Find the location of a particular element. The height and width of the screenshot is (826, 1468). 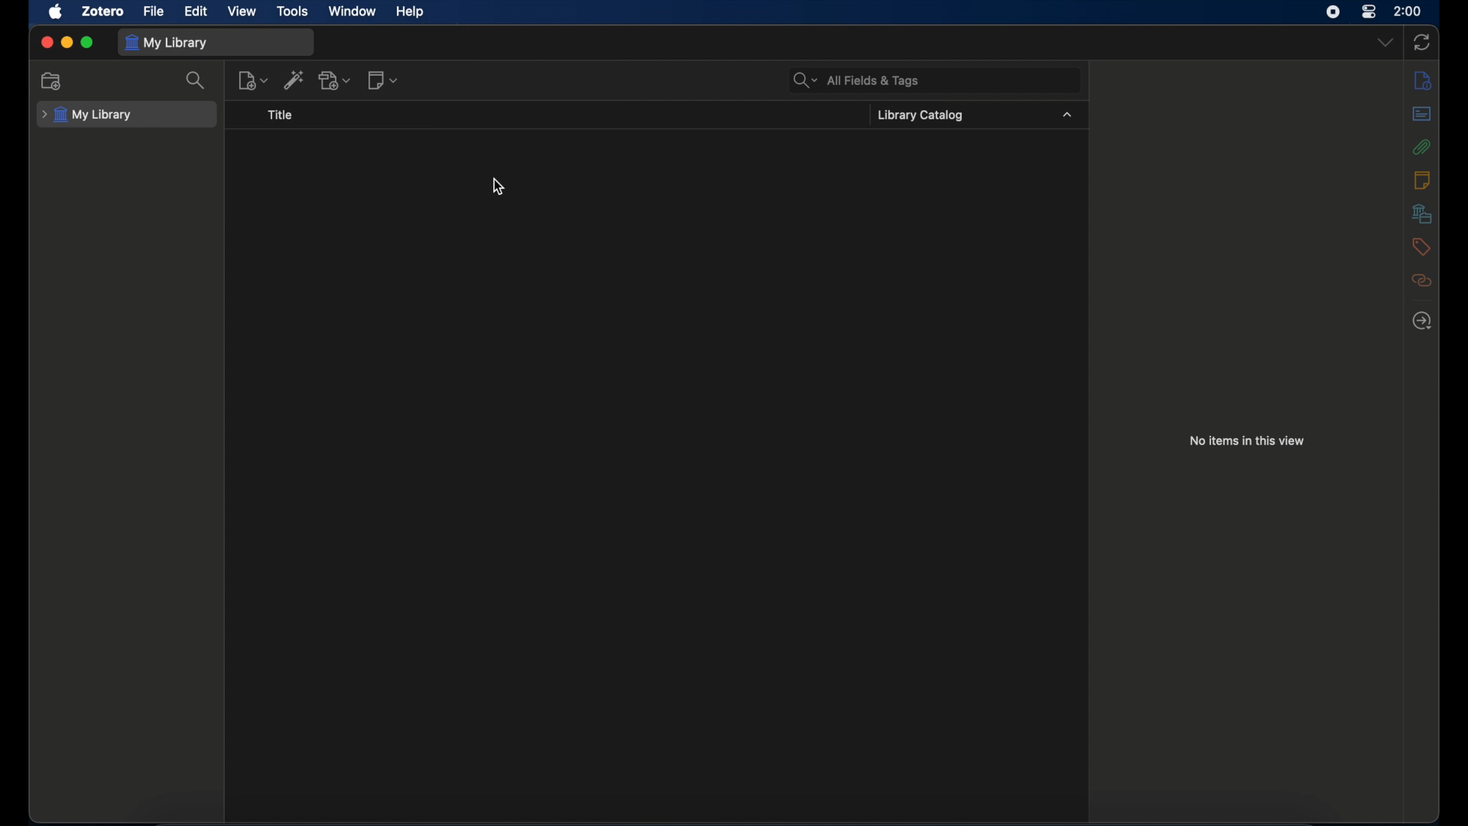

info is located at coordinates (1422, 80).